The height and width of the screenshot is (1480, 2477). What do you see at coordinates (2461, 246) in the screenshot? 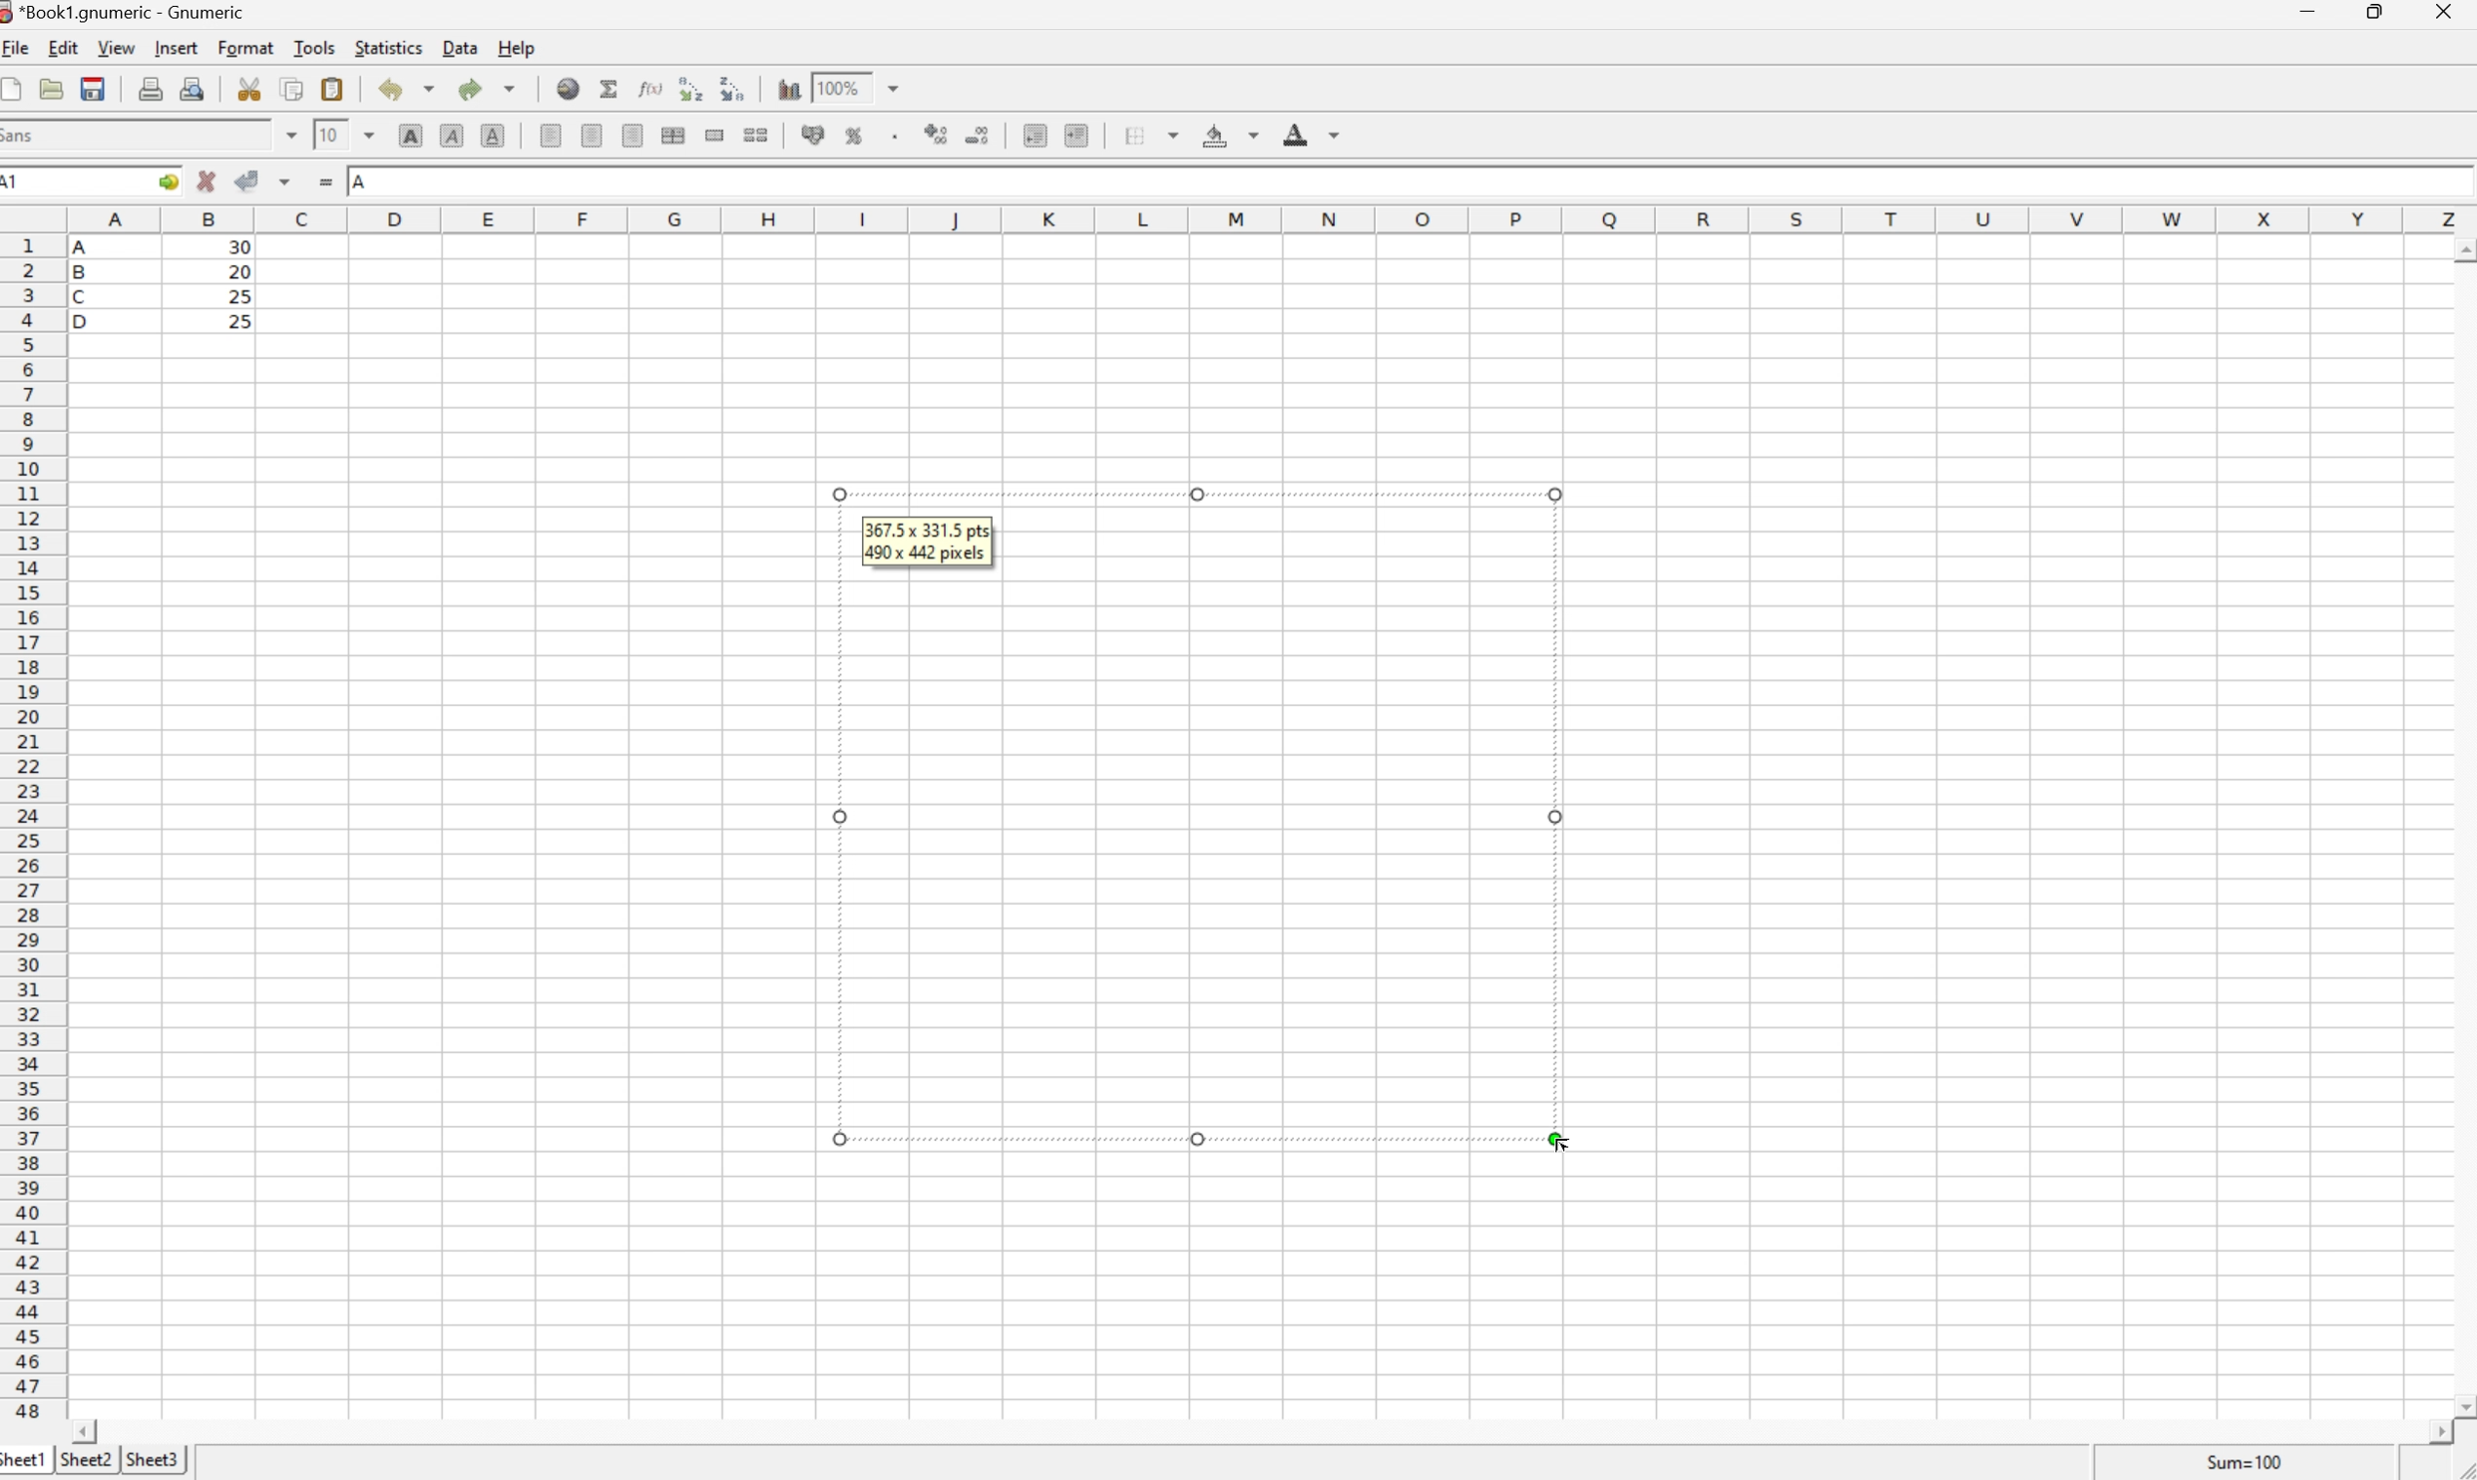
I see `Scroll Up` at bounding box center [2461, 246].